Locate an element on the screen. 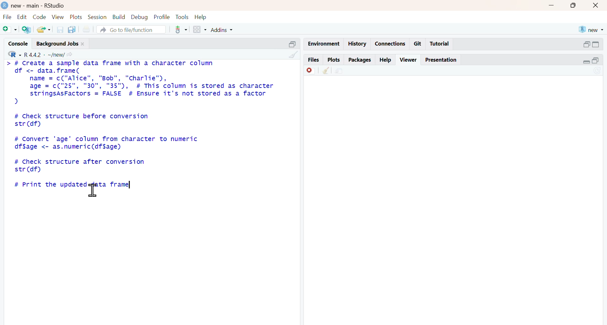 This screenshot has width=607, height=325. share icon is located at coordinates (70, 55).